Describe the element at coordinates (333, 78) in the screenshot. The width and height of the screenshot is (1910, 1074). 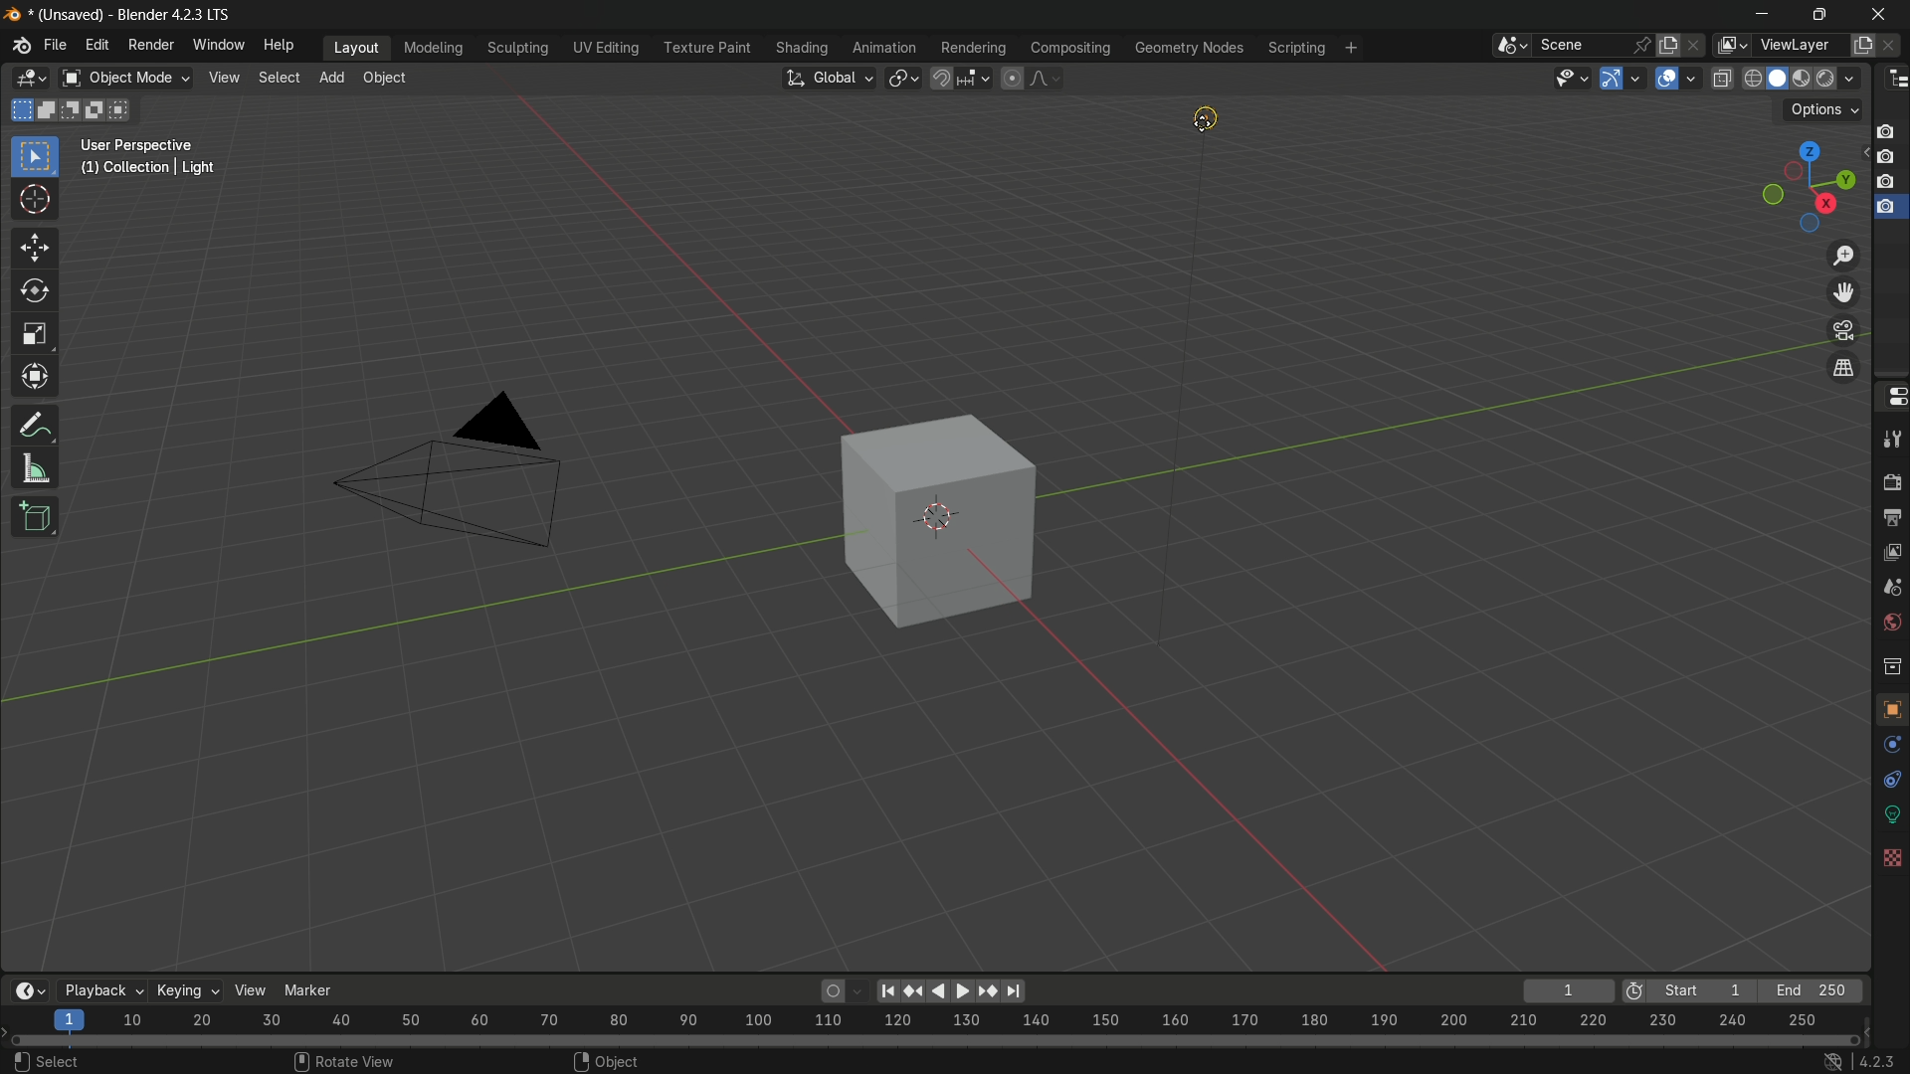
I see `add` at that location.